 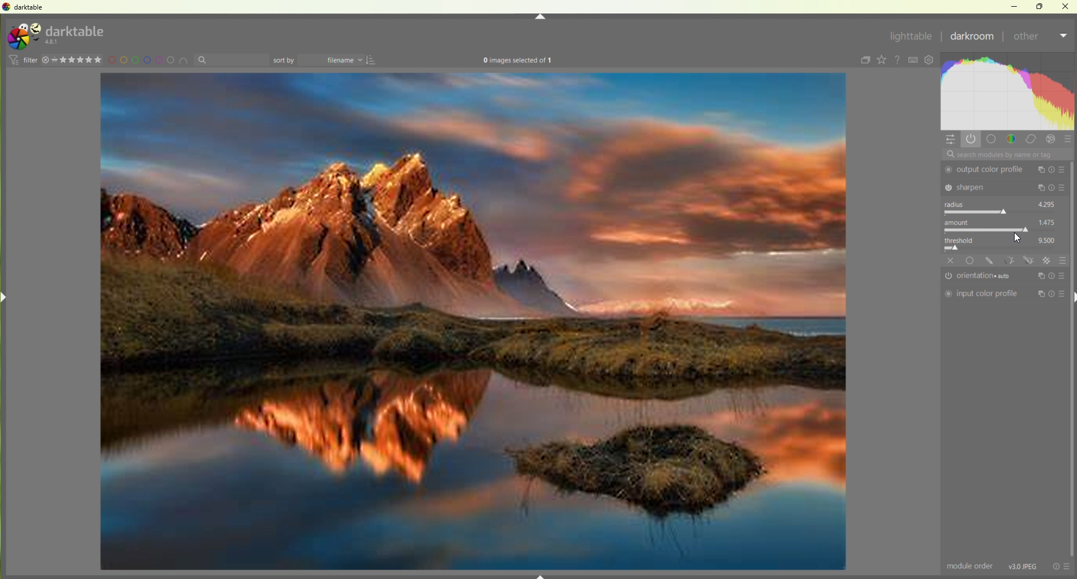 I want to click on Details , so click(x=1024, y=566).